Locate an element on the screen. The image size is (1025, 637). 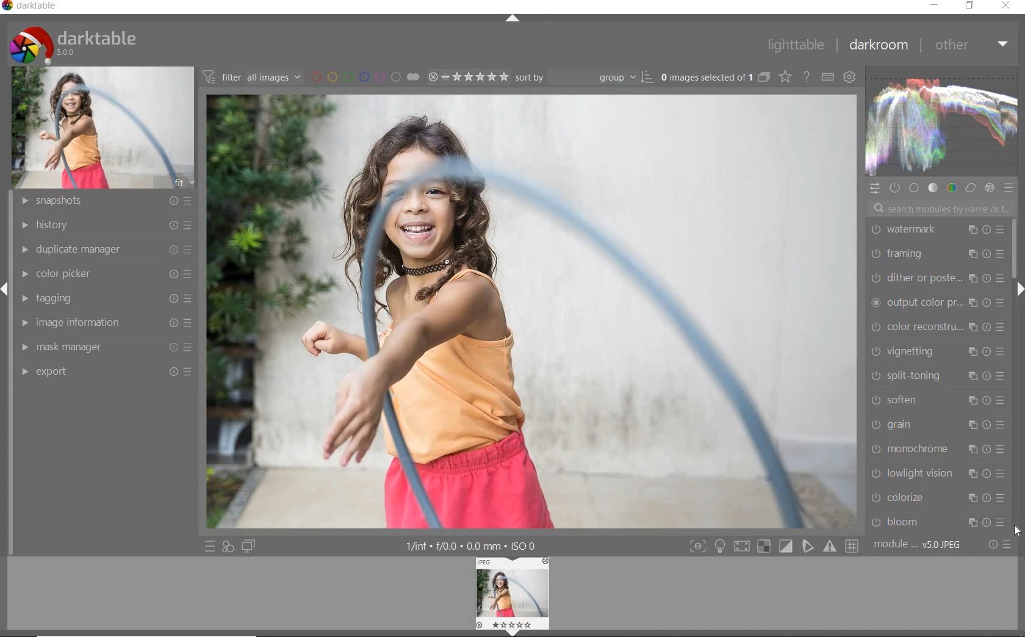
image selected is located at coordinates (535, 315).